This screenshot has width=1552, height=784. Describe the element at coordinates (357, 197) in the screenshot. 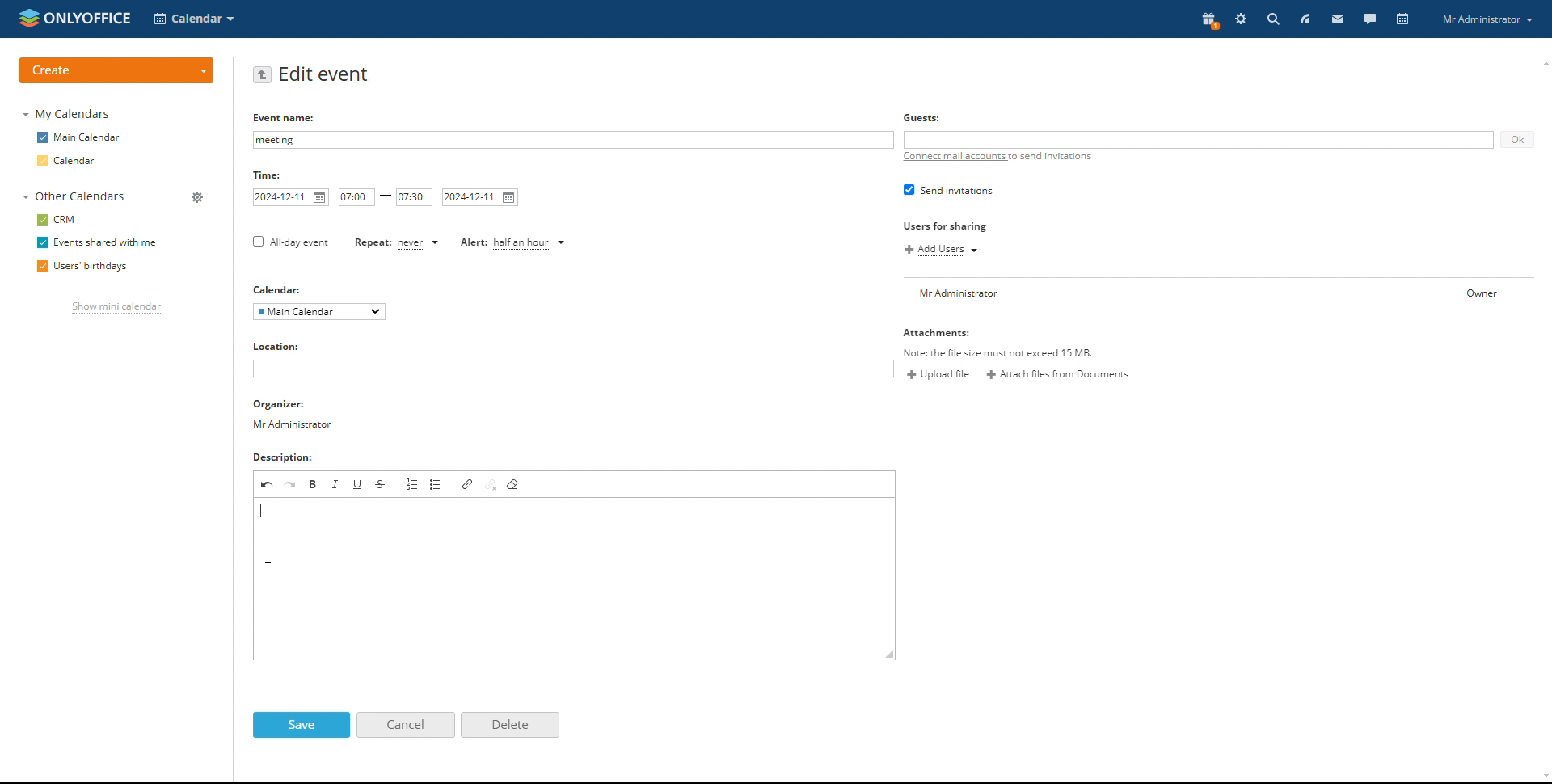

I see `start time` at that location.